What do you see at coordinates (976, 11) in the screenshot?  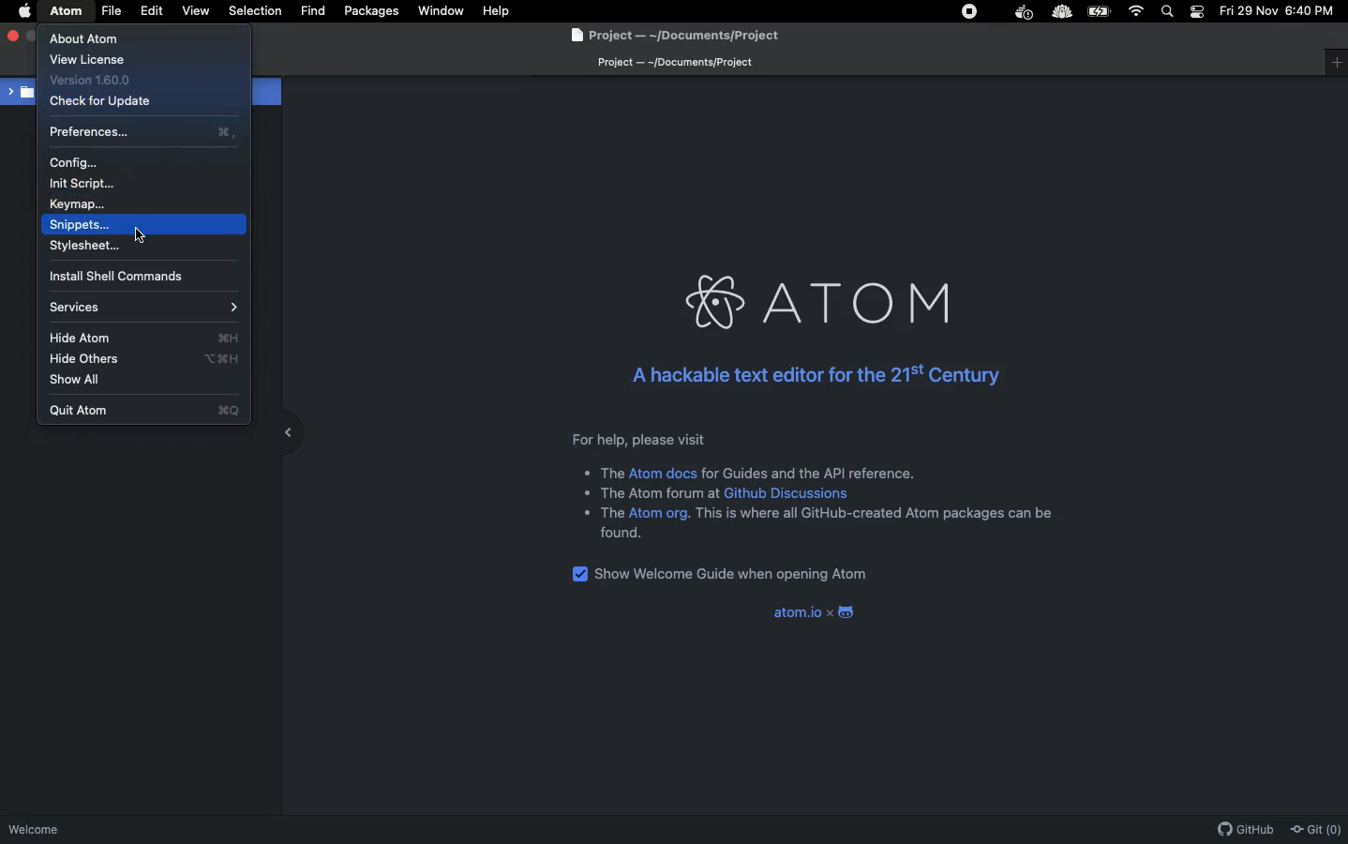 I see `Extensions` at bounding box center [976, 11].